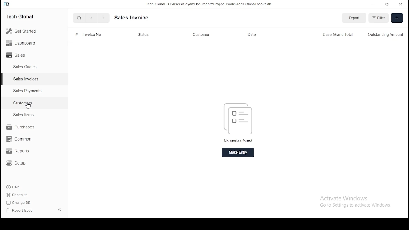 This screenshot has width=409, height=230. What do you see at coordinates (60, 210) in the screenshot?
I see `close pane` at bounding box center [60, 210].